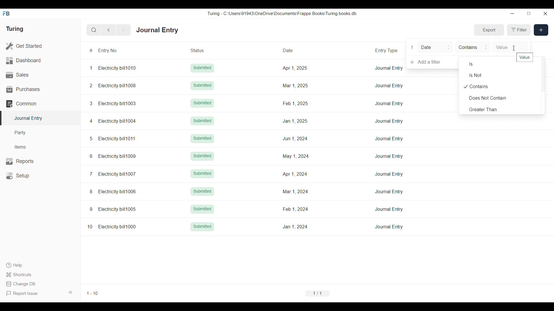 The width and height of the screenshot is (554, 311). Describe the element at coordinates (541, 30) in the screenshot. I see `New entry` at that location.